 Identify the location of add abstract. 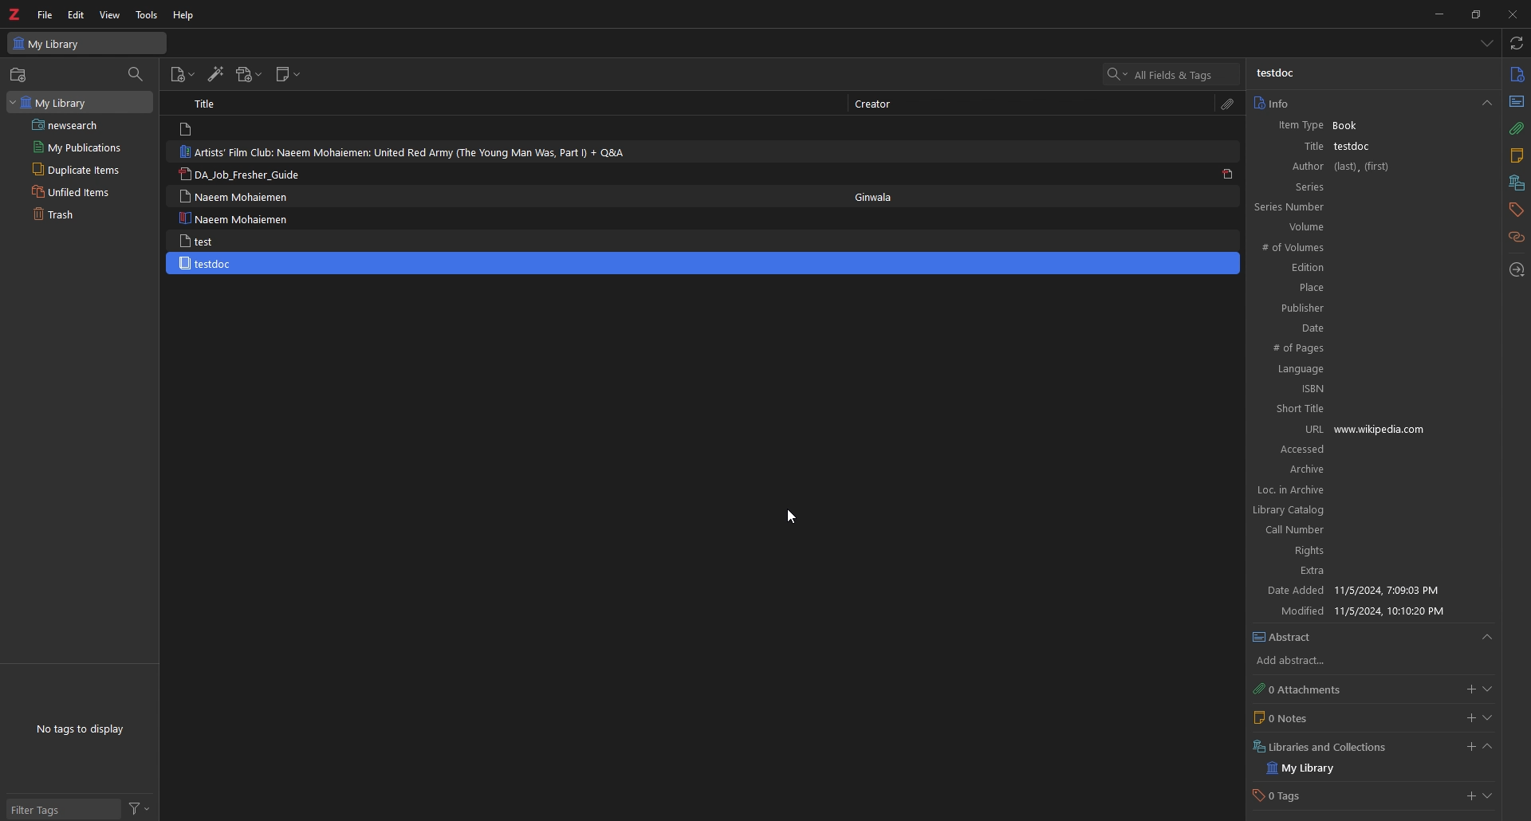
(1303, 662).